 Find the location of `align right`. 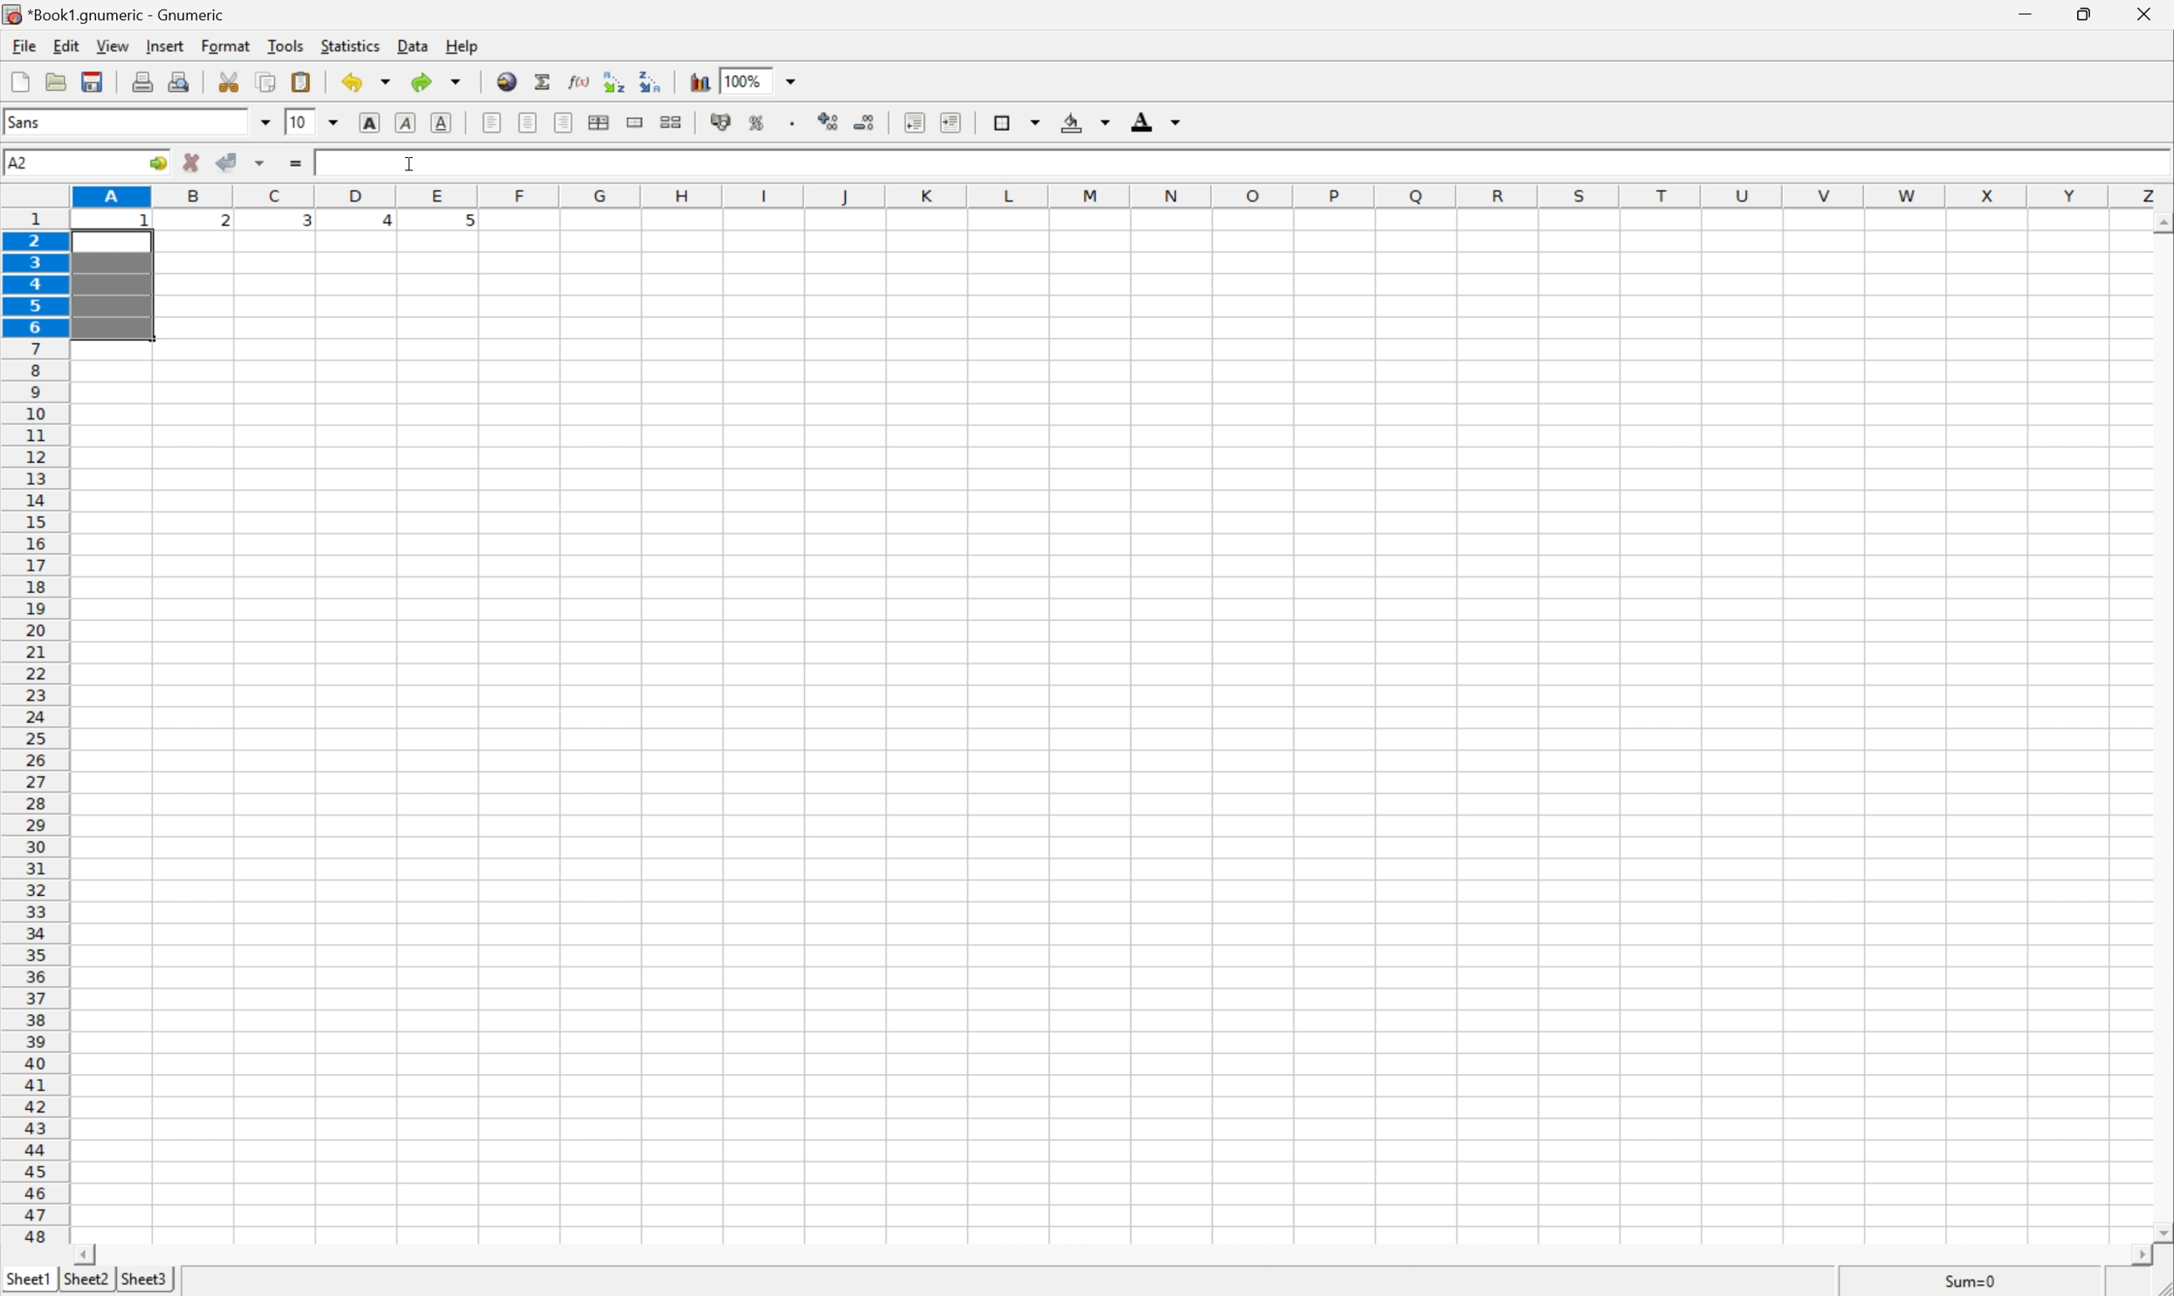

align right is located at coordinates (564, 122).